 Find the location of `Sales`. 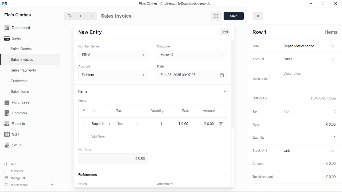

Sales is located at coordinates (15, 38).